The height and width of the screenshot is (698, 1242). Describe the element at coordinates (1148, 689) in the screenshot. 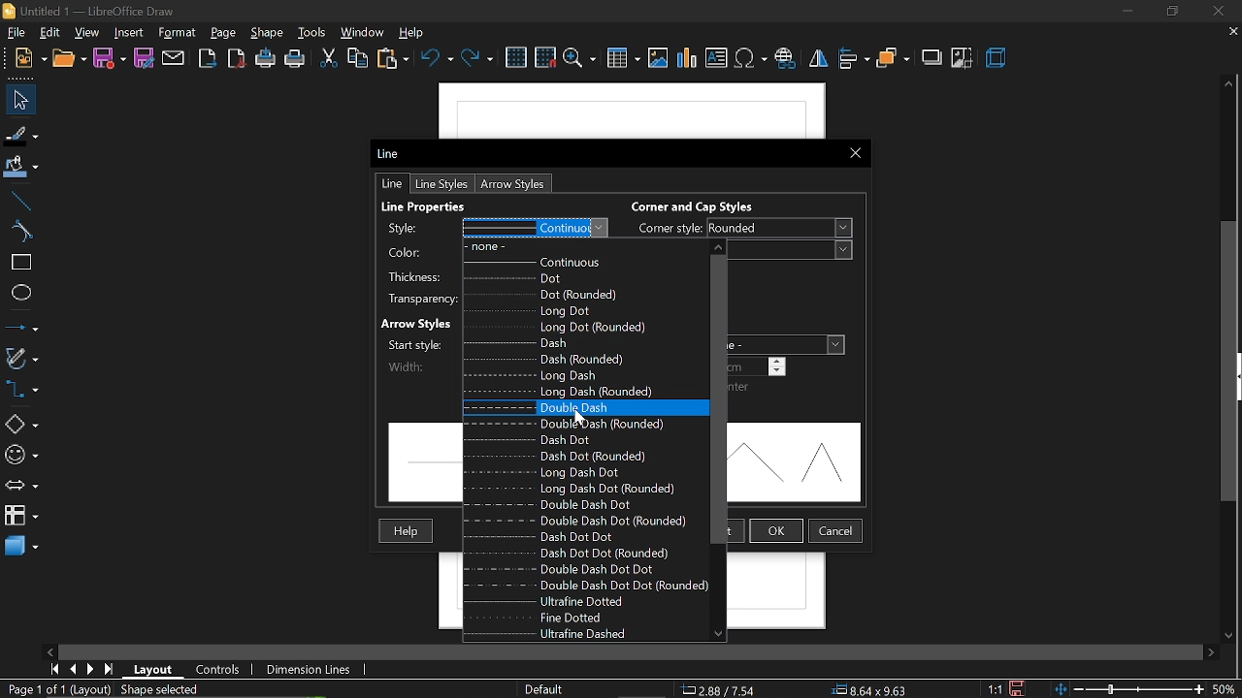

I see `zoom change` at that location.